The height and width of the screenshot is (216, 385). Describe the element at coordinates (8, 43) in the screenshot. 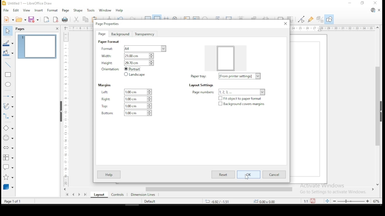

I see `line color` at that location.